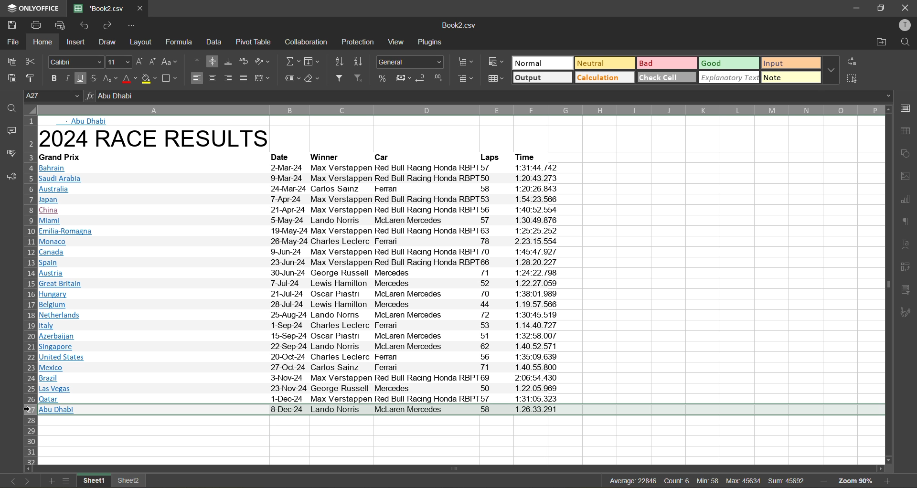 The image size is (917, 488). What do you see at coordinates (111, 480) in the screenshot?
I see `sheet names` at bounding box center [111, 480].